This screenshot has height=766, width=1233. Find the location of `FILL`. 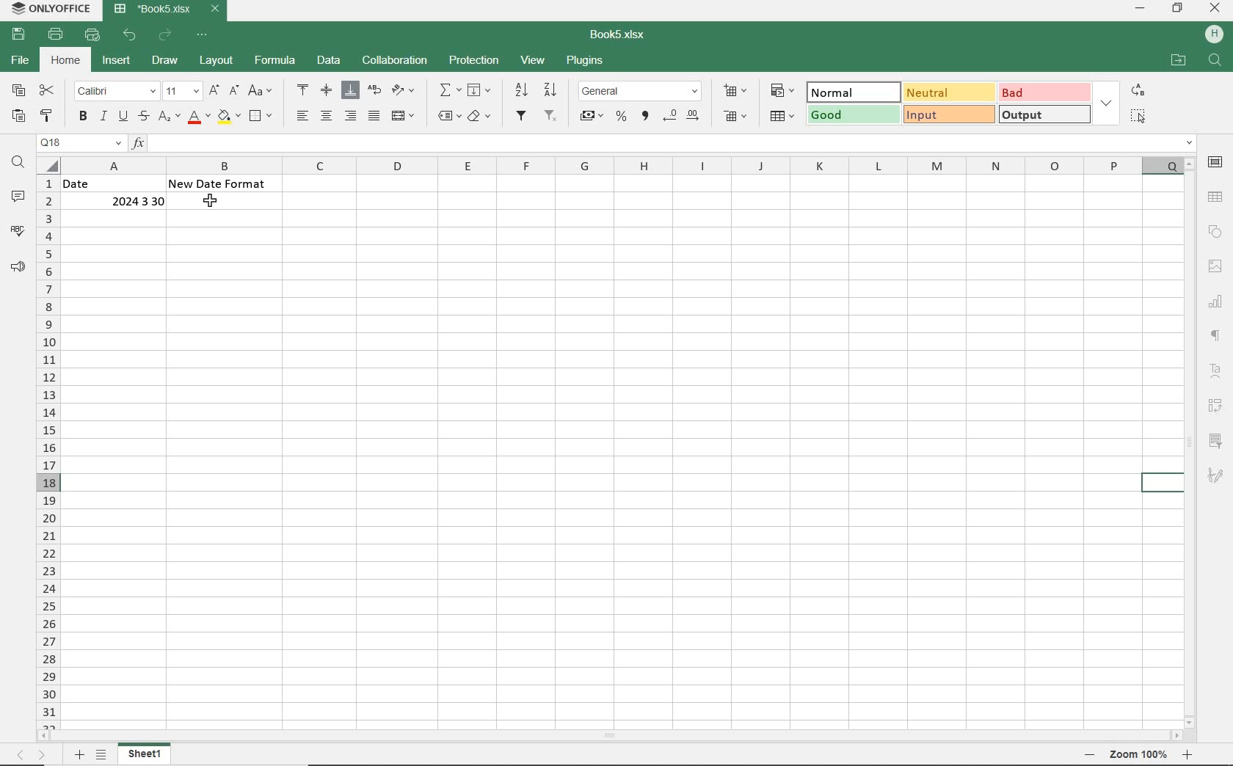

FILL is located at coordinates (480, 91).